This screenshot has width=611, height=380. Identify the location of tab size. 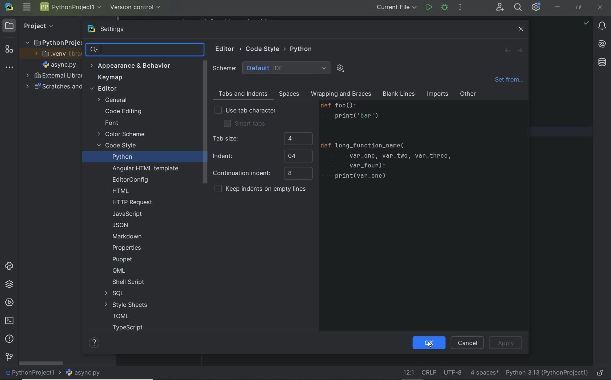
(262, 139).